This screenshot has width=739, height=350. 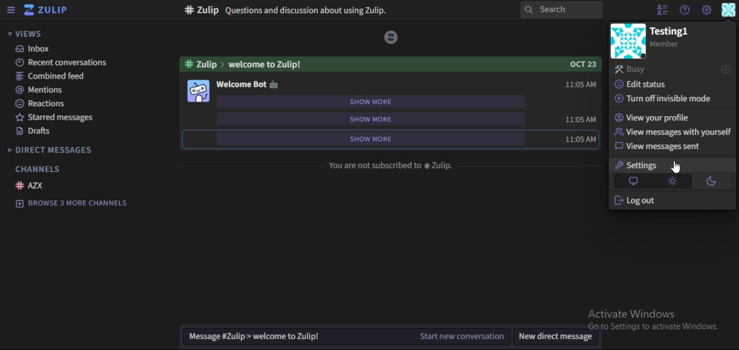 I want to click on personal menu, so click(x=729, y=10).